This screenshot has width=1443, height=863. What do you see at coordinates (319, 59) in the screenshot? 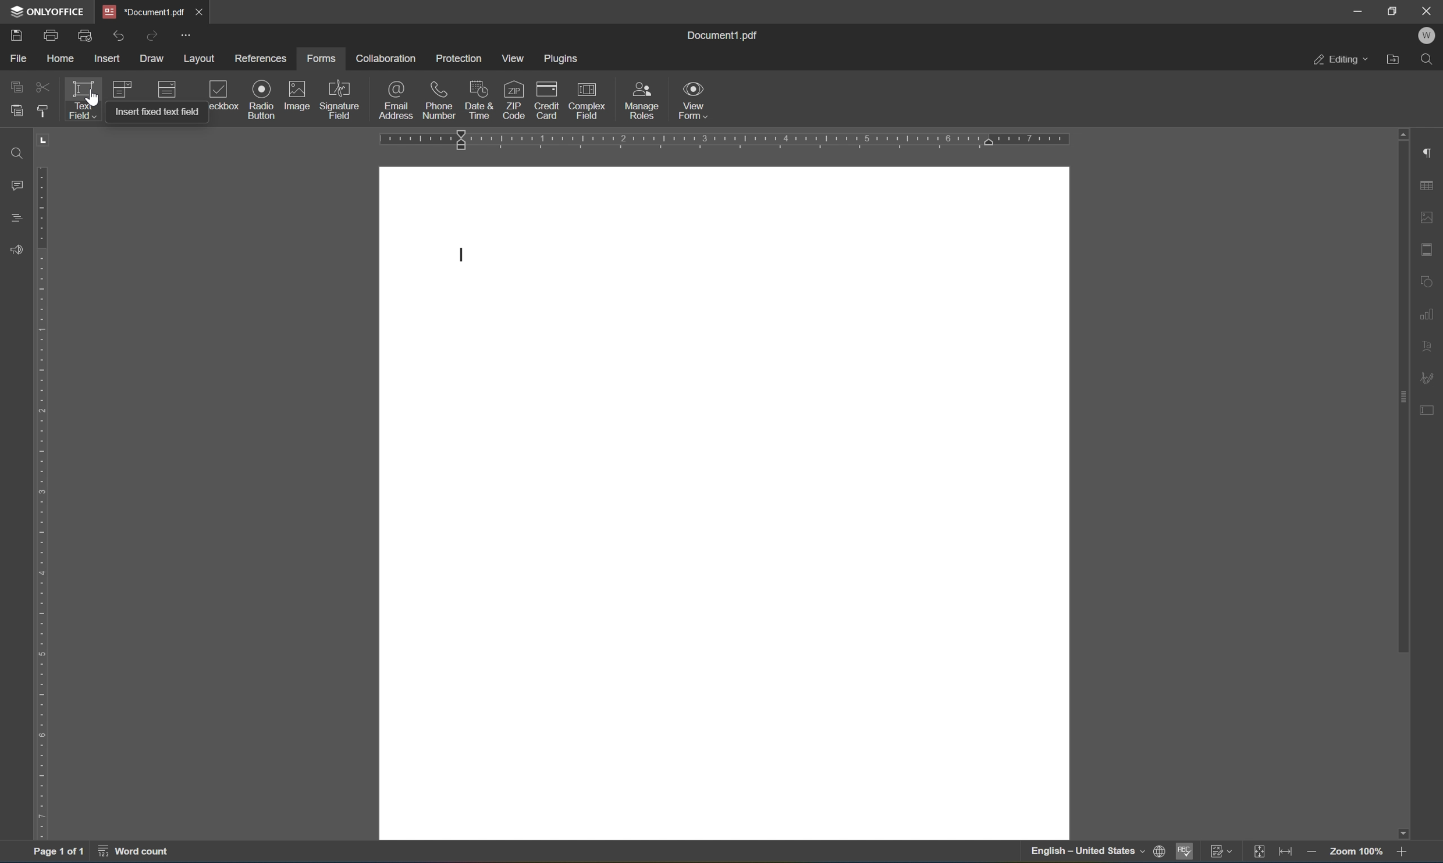
I see `forms` at bounding box center [319, 59].